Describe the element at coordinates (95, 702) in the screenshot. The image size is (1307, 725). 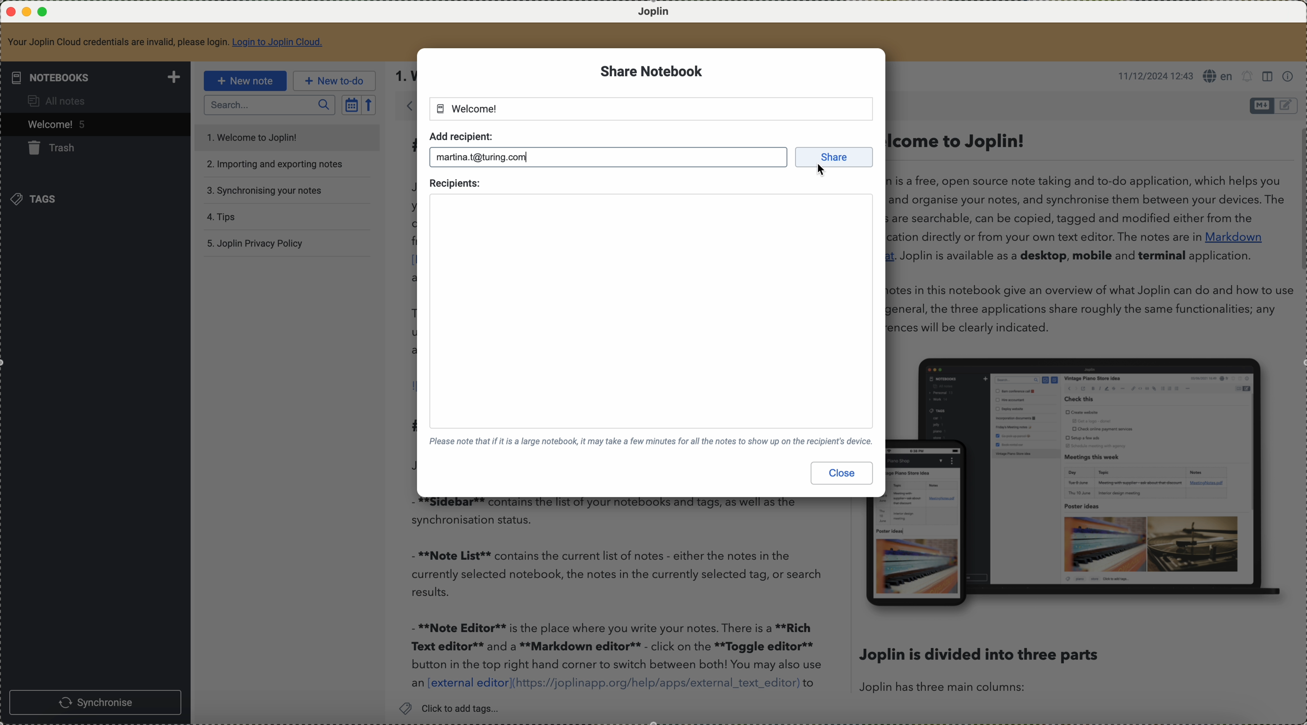
I see `synchronise` at that location.